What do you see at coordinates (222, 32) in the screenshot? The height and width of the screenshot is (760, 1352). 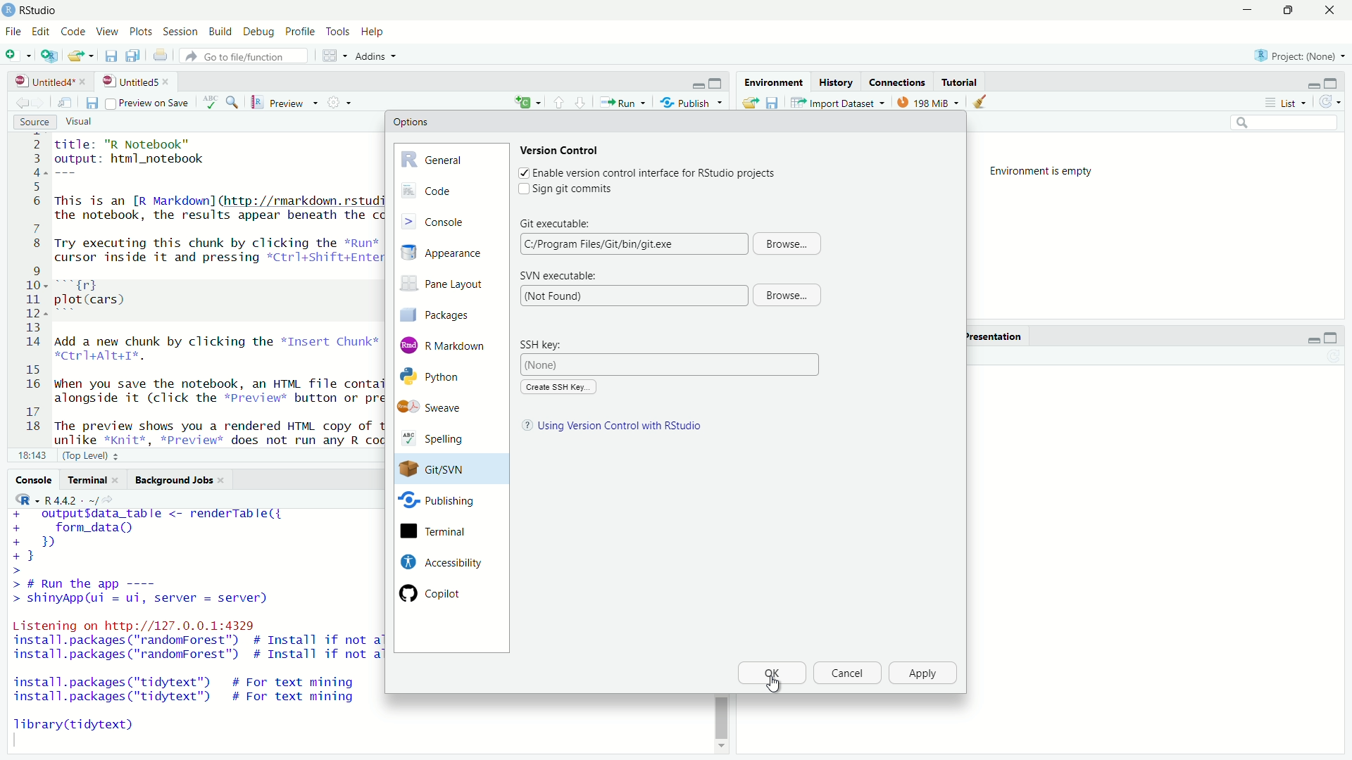 I see `Build` at bounding box center [222, 32].